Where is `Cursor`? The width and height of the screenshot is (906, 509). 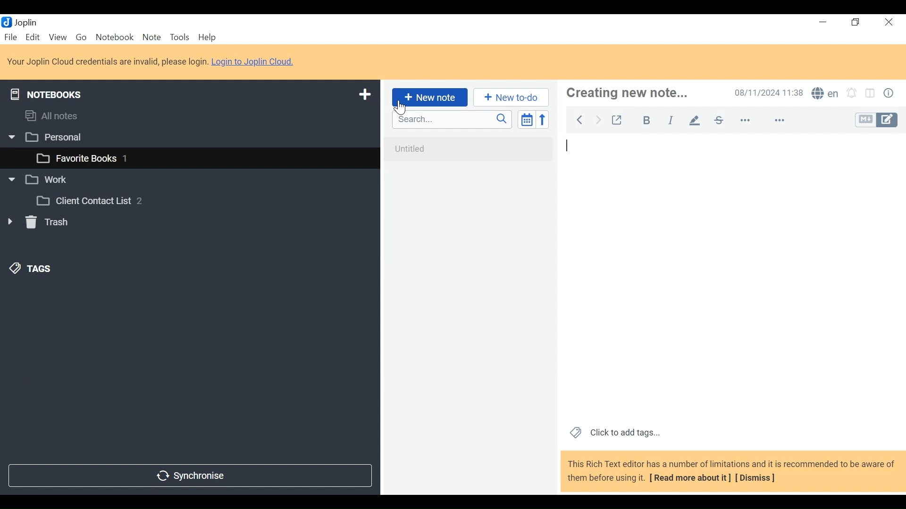 Cursor is located at coordinates (397, 107).